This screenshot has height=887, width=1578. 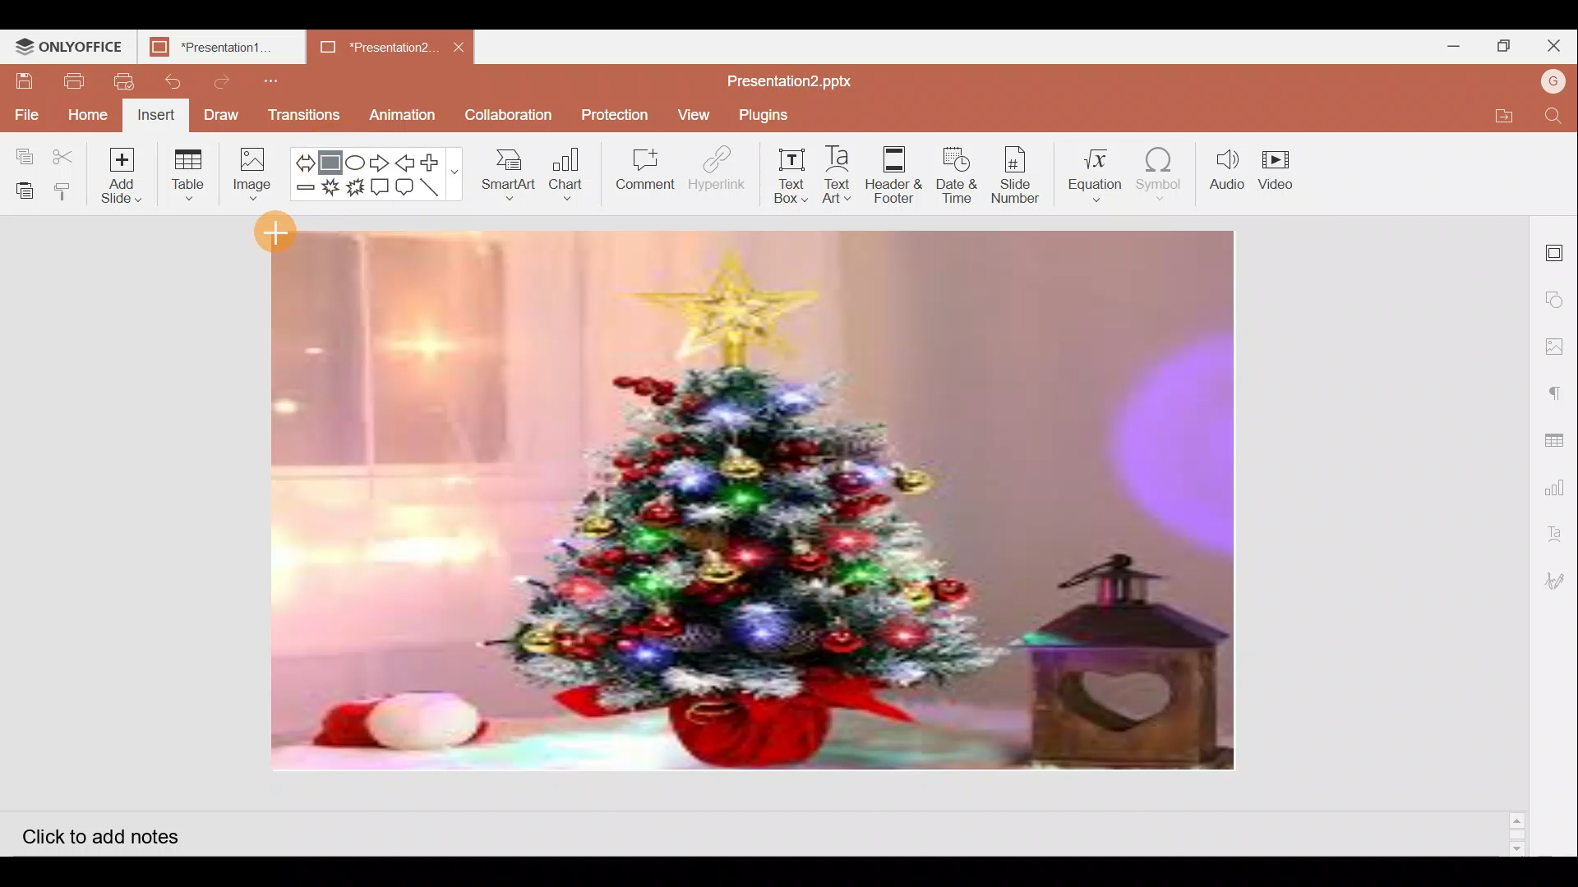 What do you see at coordinates (893, 177) in the screenshot?
I see `Header & footer` at bounding box center [893, 177].